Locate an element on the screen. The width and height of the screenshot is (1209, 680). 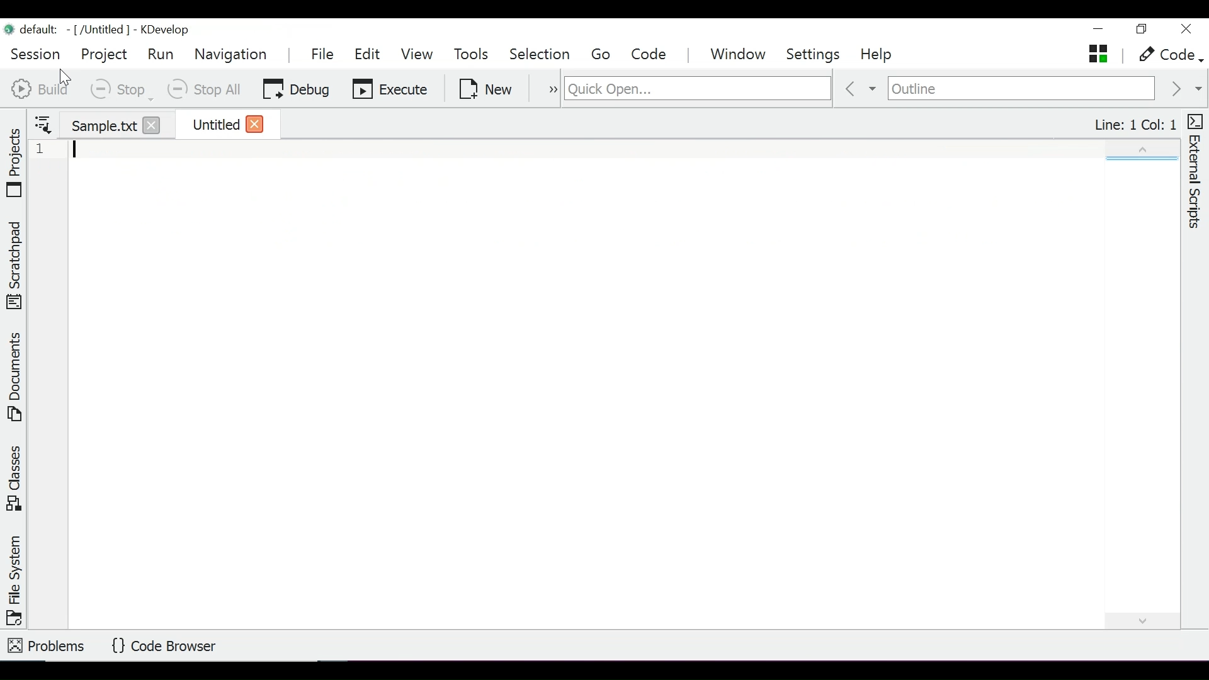
Problems is located at coordinates (47, 646).